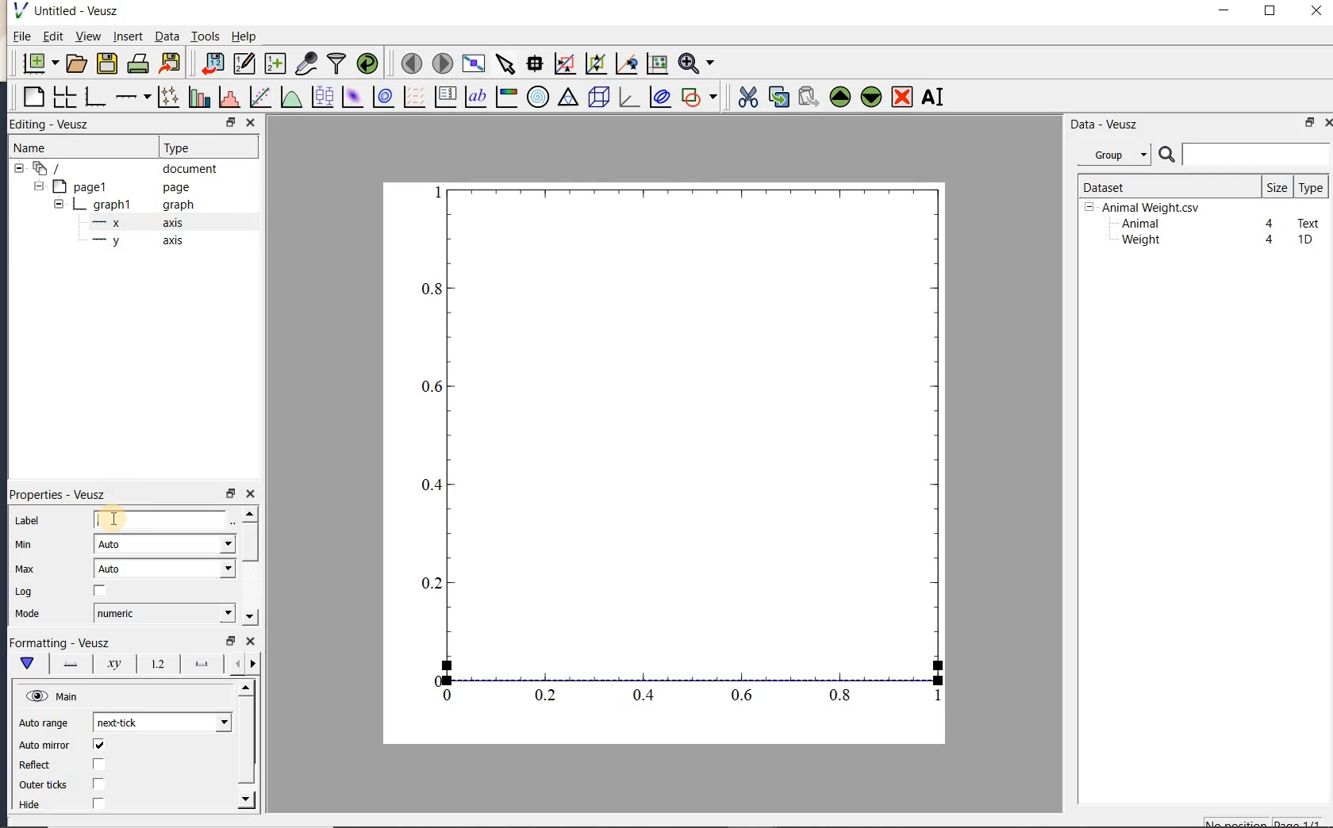 The image size is (1333, 828). I want to click on zoom function menus, so click(696, 63).